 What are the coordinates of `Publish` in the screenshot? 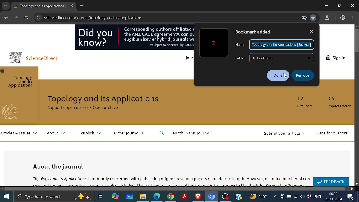 It's located at (88, 133).